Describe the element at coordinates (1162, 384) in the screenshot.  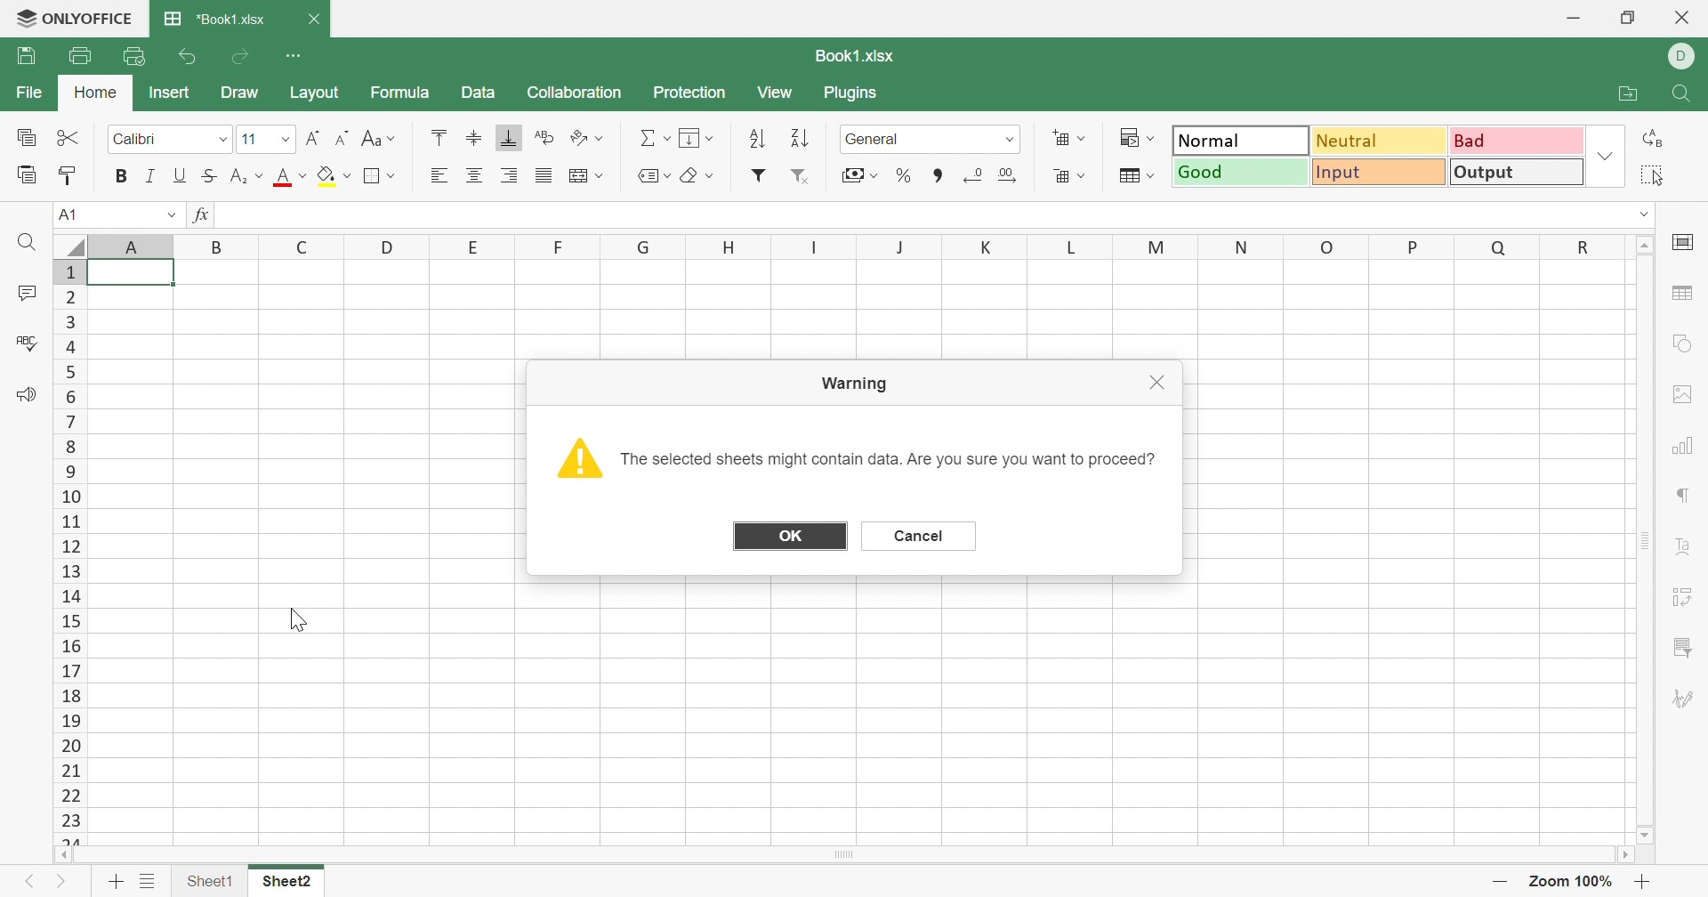
I see `Close` at that location.